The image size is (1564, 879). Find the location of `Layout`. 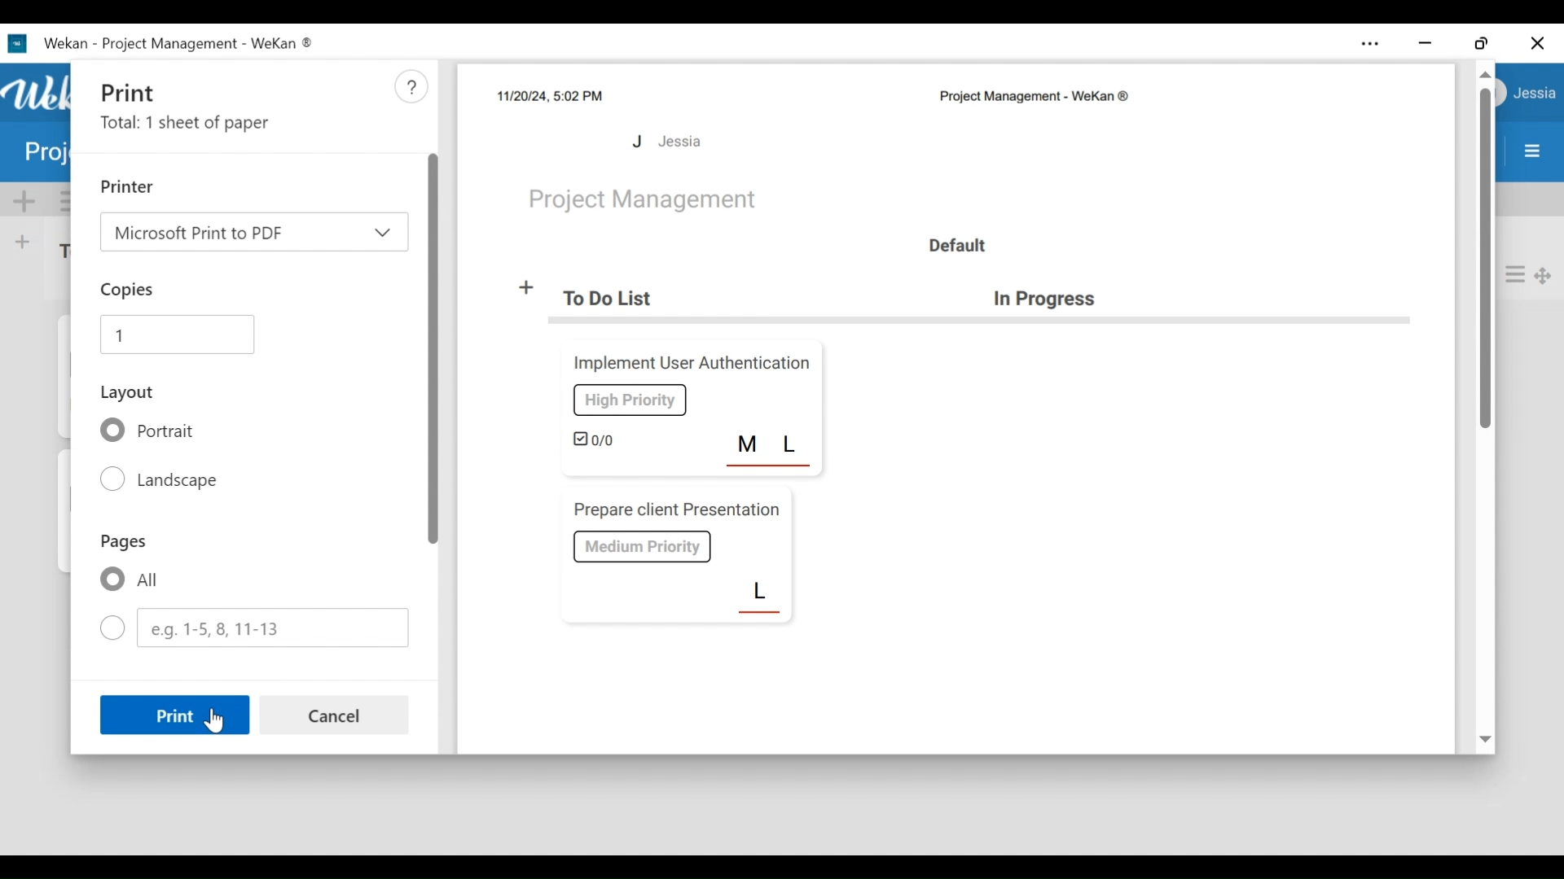

Layout is located at coordinates (130, 391).